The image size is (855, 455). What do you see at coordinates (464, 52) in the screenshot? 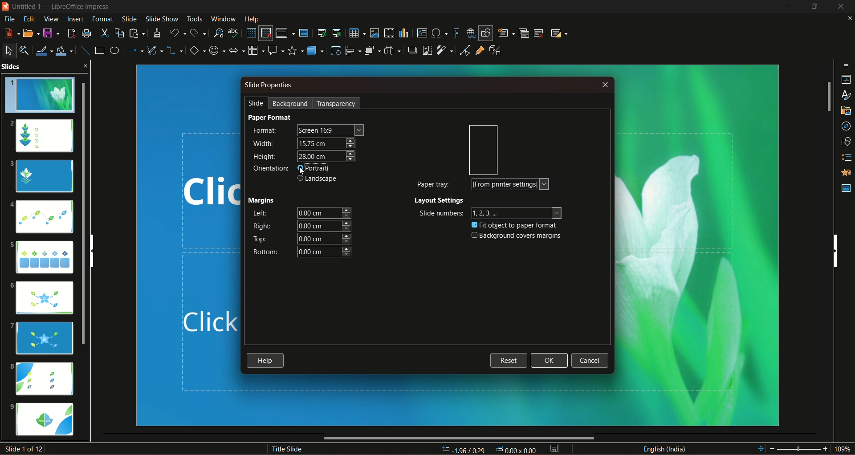
I see `toggle point edit` at bounding box center [464, 52].